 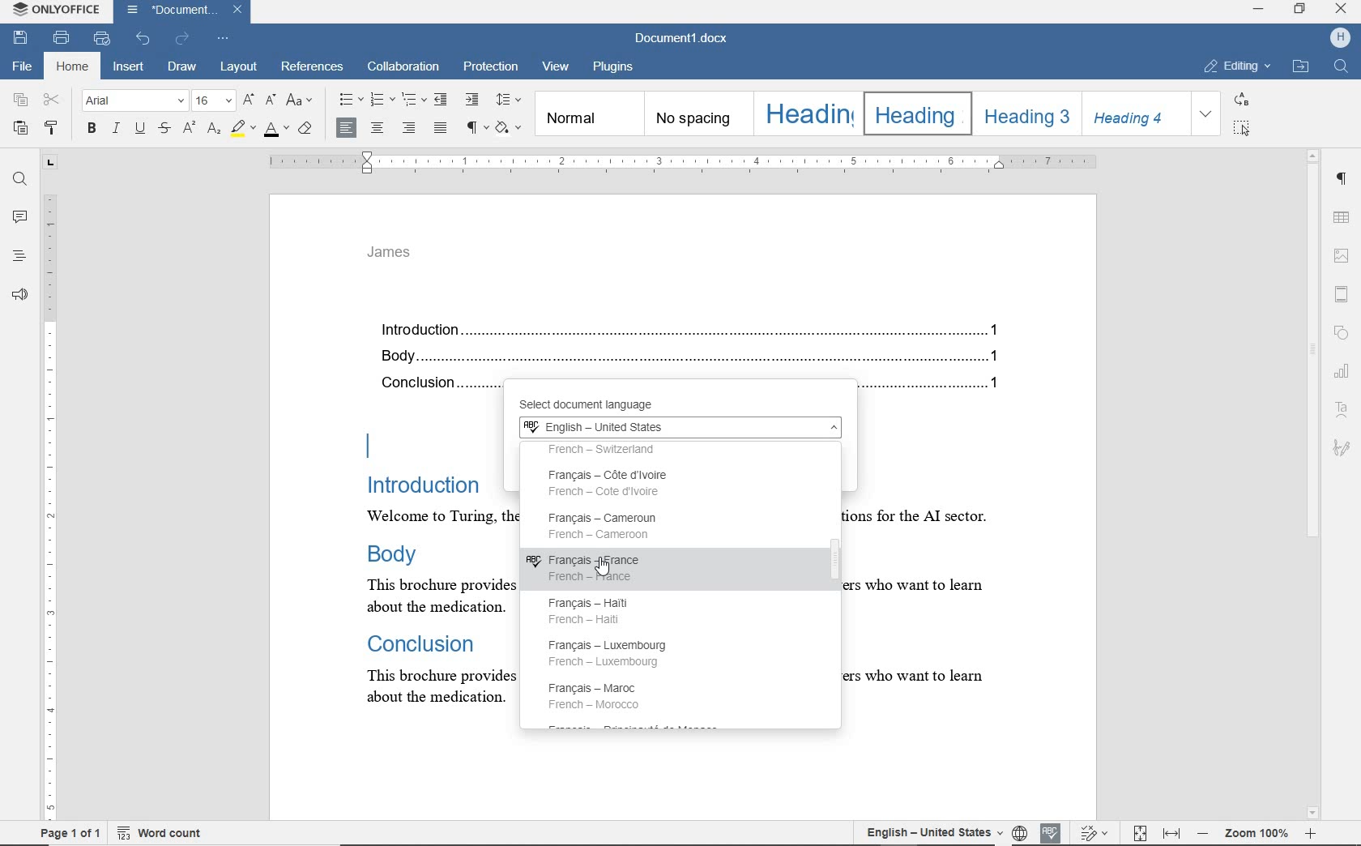 I want to click on mouse pointer, so click(x=607, y=573).